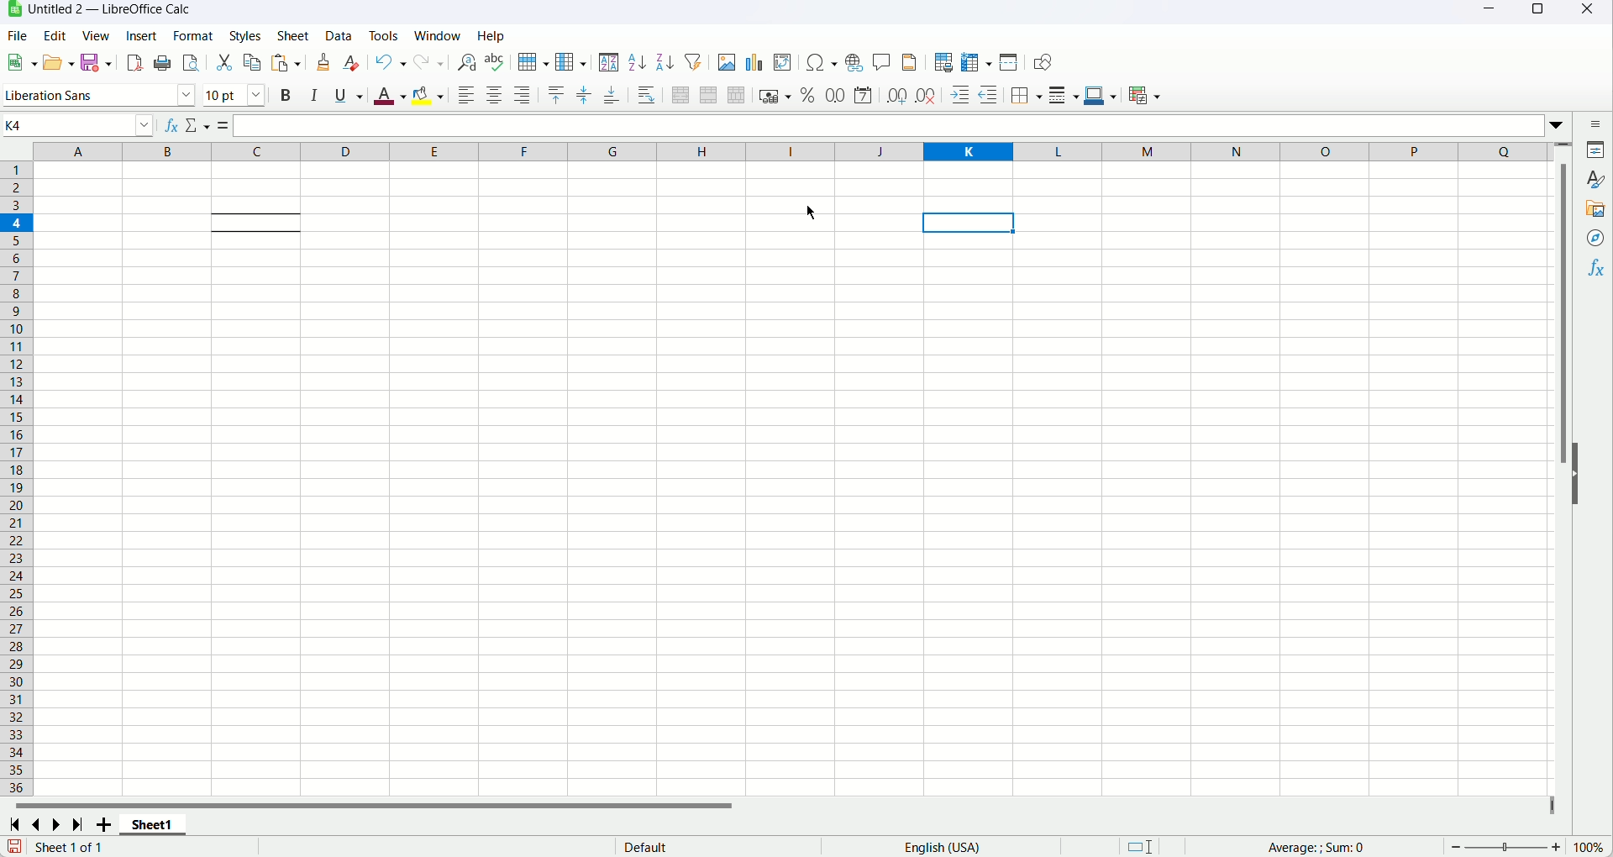 The width and height of the screenshot is (1613, 857). What do you see at coordinates (13, 826) in the screenshot?
I see `First sheet` at bounding box center [13, 826].